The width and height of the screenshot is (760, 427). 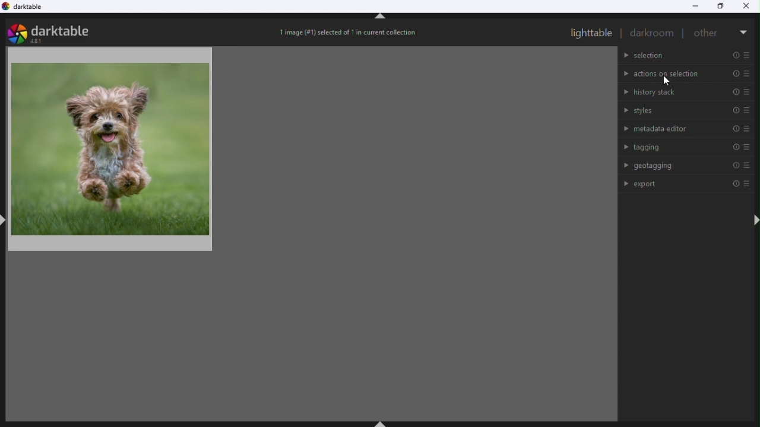 What do you see at coordinates (350, 35) in the screenshot?
I see `Image selection status` at bounding box center [350, 35].